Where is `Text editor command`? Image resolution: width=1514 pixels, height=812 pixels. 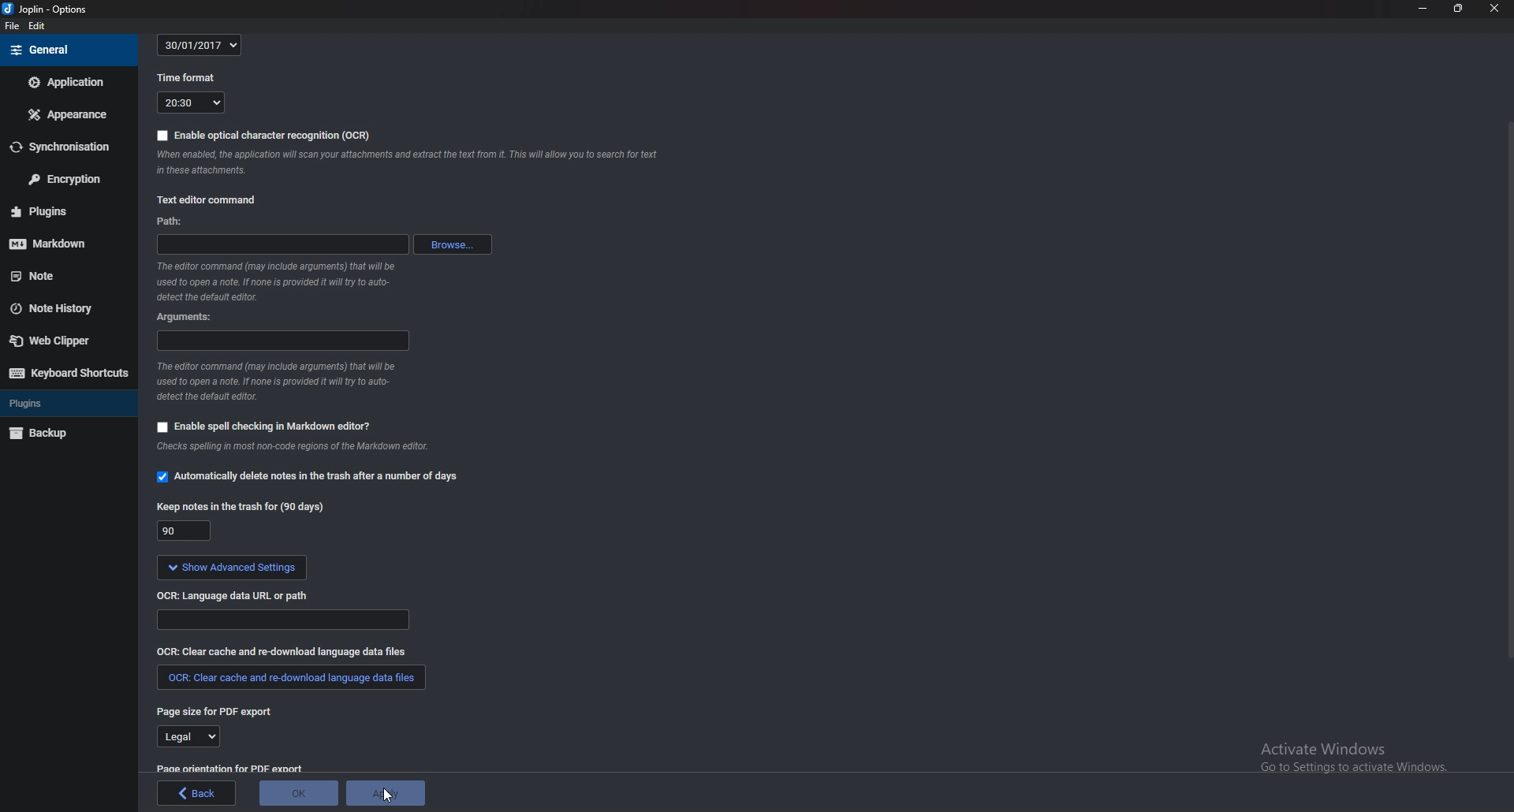
Text editor command is located at coordinates (208, 200).